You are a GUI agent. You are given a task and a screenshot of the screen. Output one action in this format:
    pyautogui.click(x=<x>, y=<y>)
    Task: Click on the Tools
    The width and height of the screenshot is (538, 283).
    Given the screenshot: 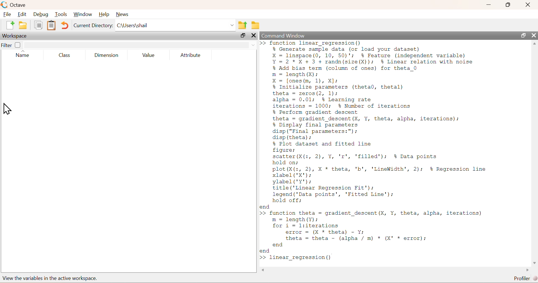 What is the action you would take?
    pyautogui.click(x=61, y=14)
    